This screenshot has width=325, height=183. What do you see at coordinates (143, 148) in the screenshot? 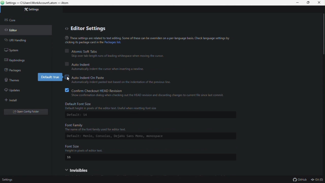
I see `Font Size
Height in pixels of editor text.` at bounding box center [143, 148].